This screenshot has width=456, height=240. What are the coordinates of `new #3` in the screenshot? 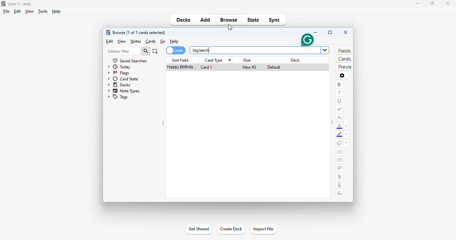 It's located at (250, 67).